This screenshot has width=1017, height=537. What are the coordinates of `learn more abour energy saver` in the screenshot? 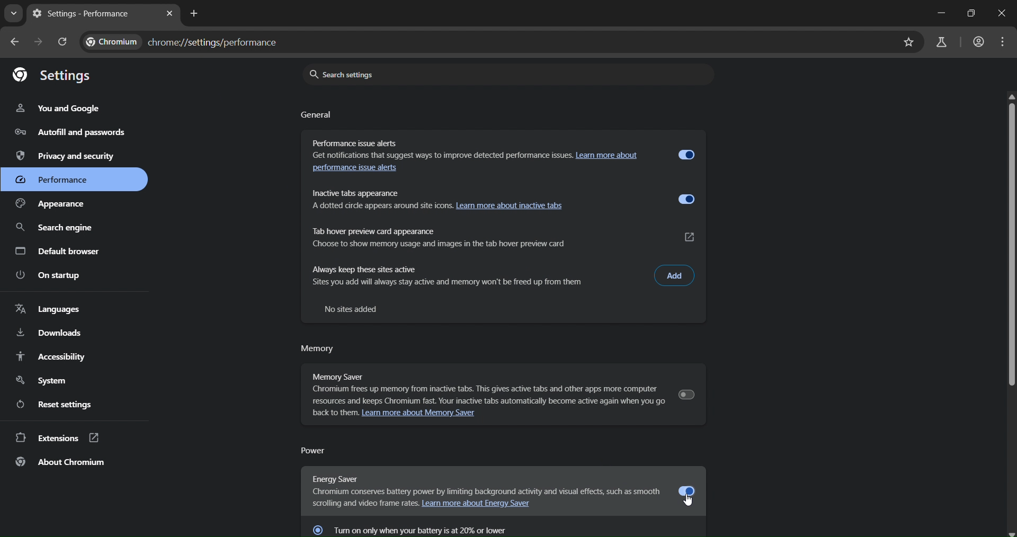 It's located at (481, 505).